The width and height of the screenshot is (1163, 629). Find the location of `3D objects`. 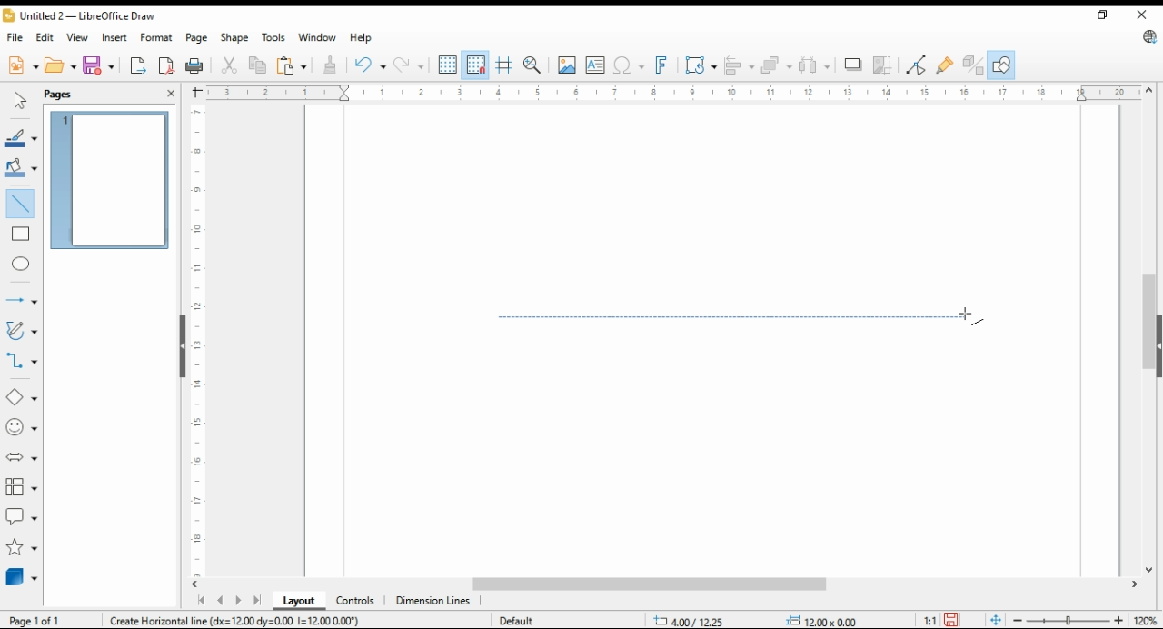

3D objects is located at coordinates (23, 576).